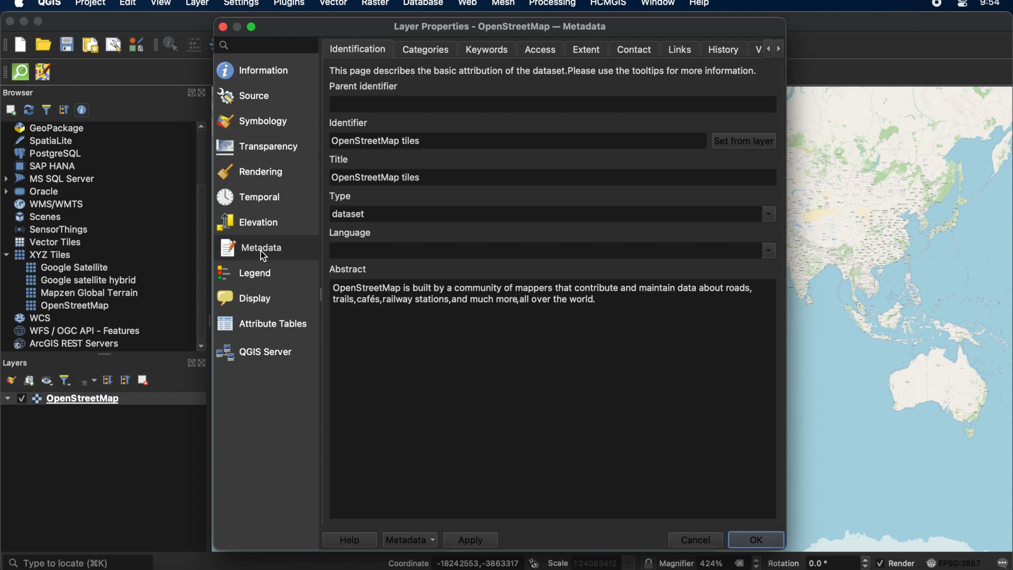 This screenshot has width=1013, height=570. Describe the element at coordinates (43, 45) in the screenshot. I see `open project` at that location.